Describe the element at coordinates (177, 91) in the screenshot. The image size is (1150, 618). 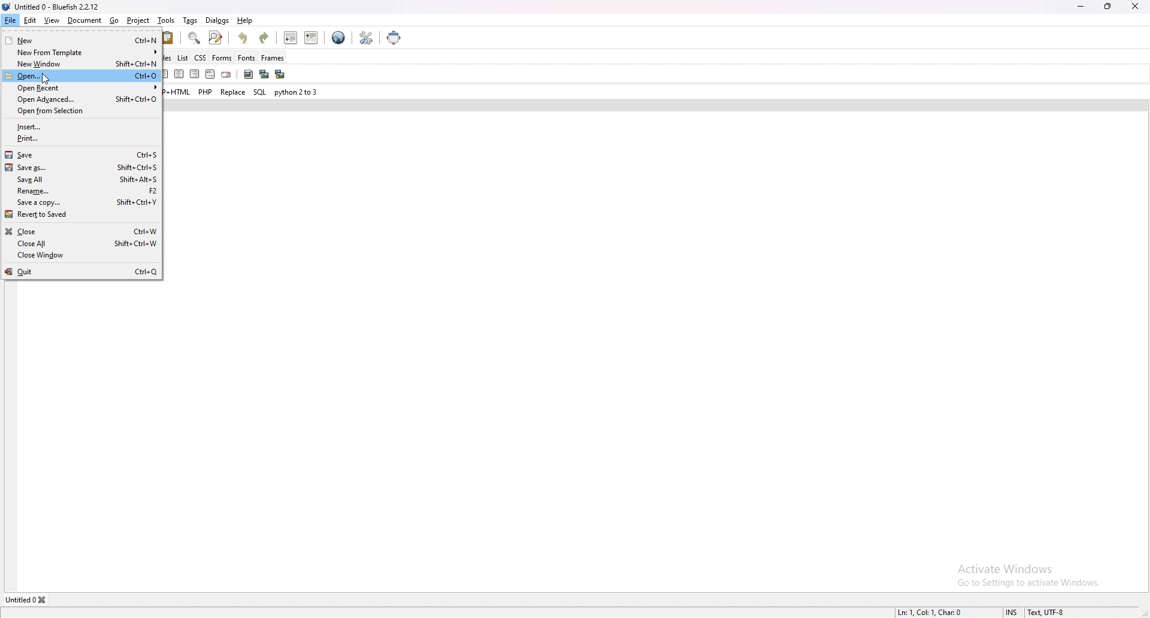
I see `php+html` at that location.